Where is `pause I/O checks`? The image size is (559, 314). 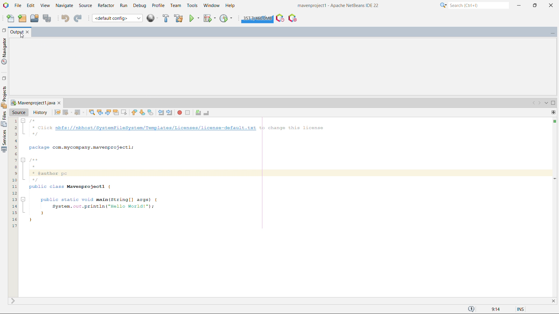 pause I/O checks is located at coordinates (293, 18).